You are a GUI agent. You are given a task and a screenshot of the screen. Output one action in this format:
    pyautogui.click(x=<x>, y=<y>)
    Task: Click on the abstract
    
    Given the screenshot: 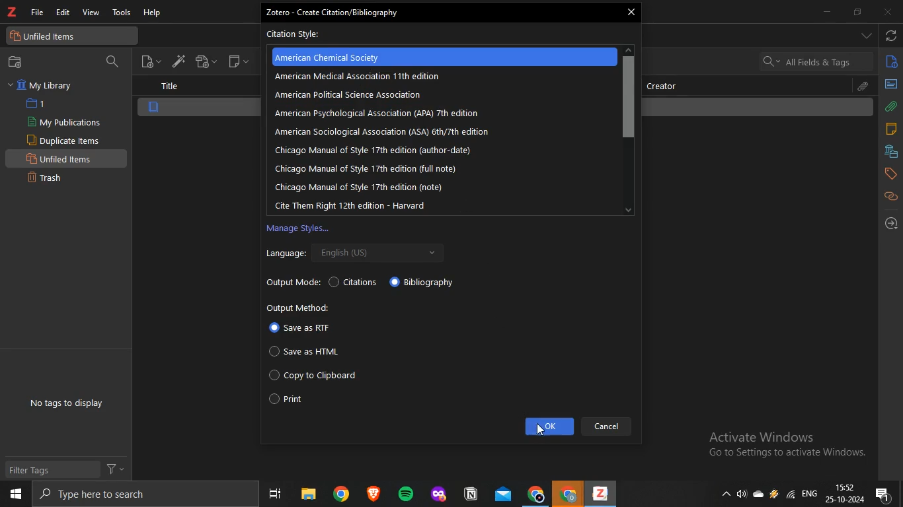 What is the action you would take?
    pyautogui.click(x=890, y=84)
    